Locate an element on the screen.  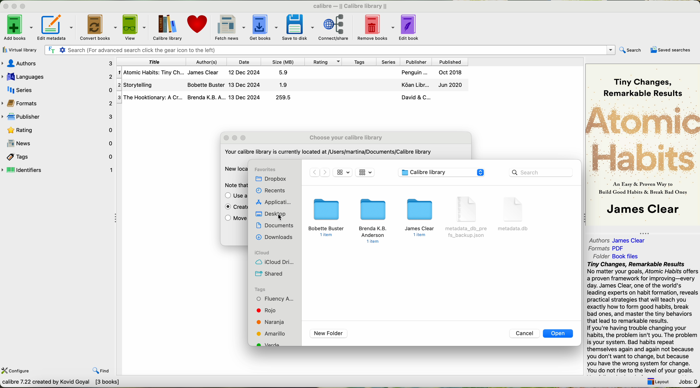
new location is located at coordinates (235, 169).